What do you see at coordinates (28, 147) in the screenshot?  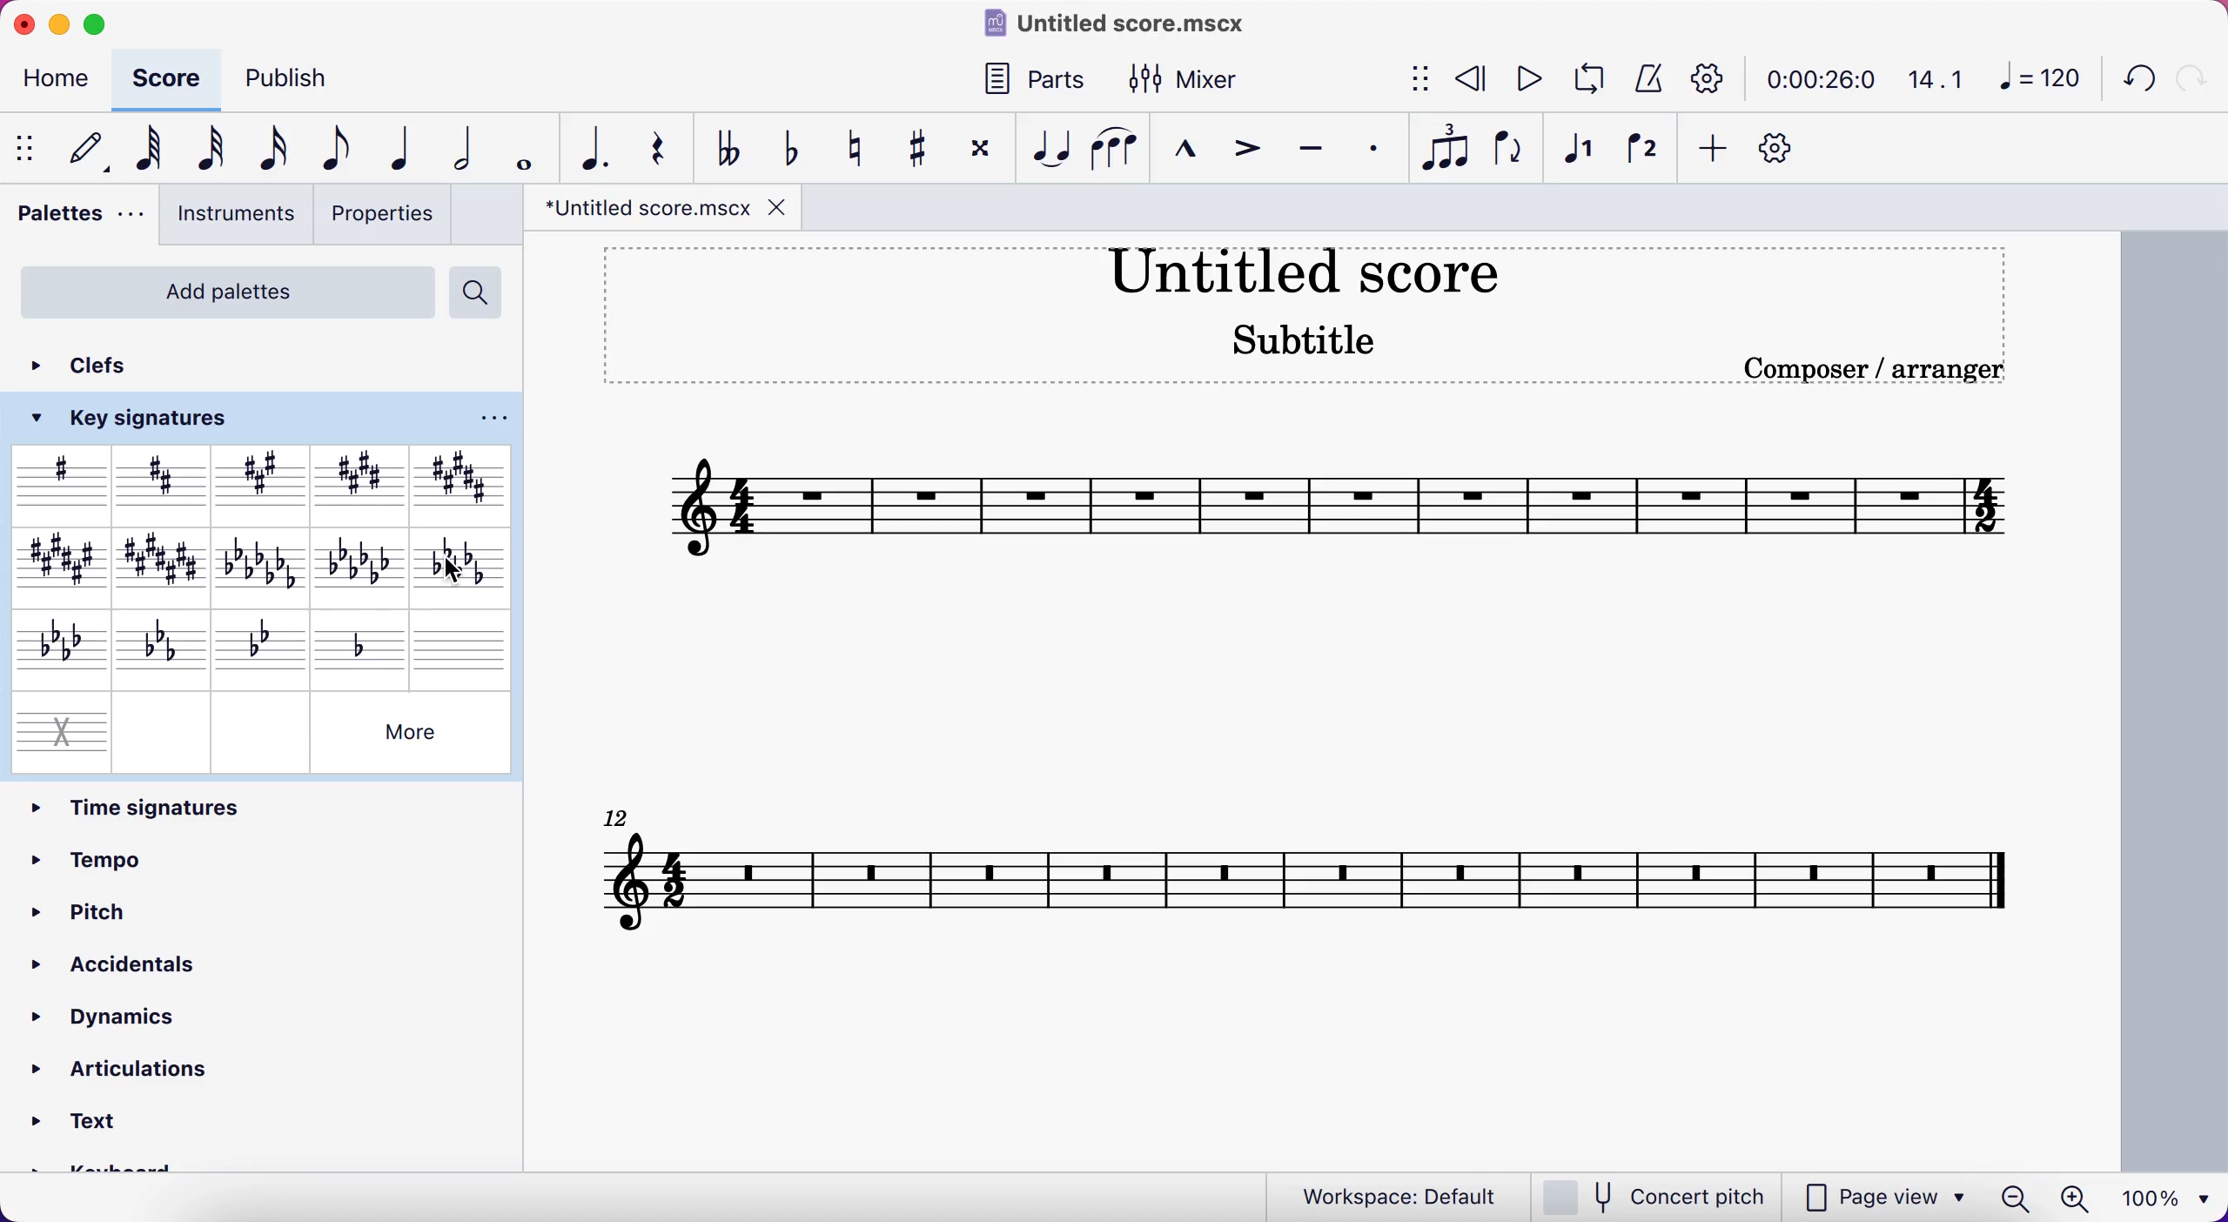 I see `show/hide` at bounding box center [28, 147].